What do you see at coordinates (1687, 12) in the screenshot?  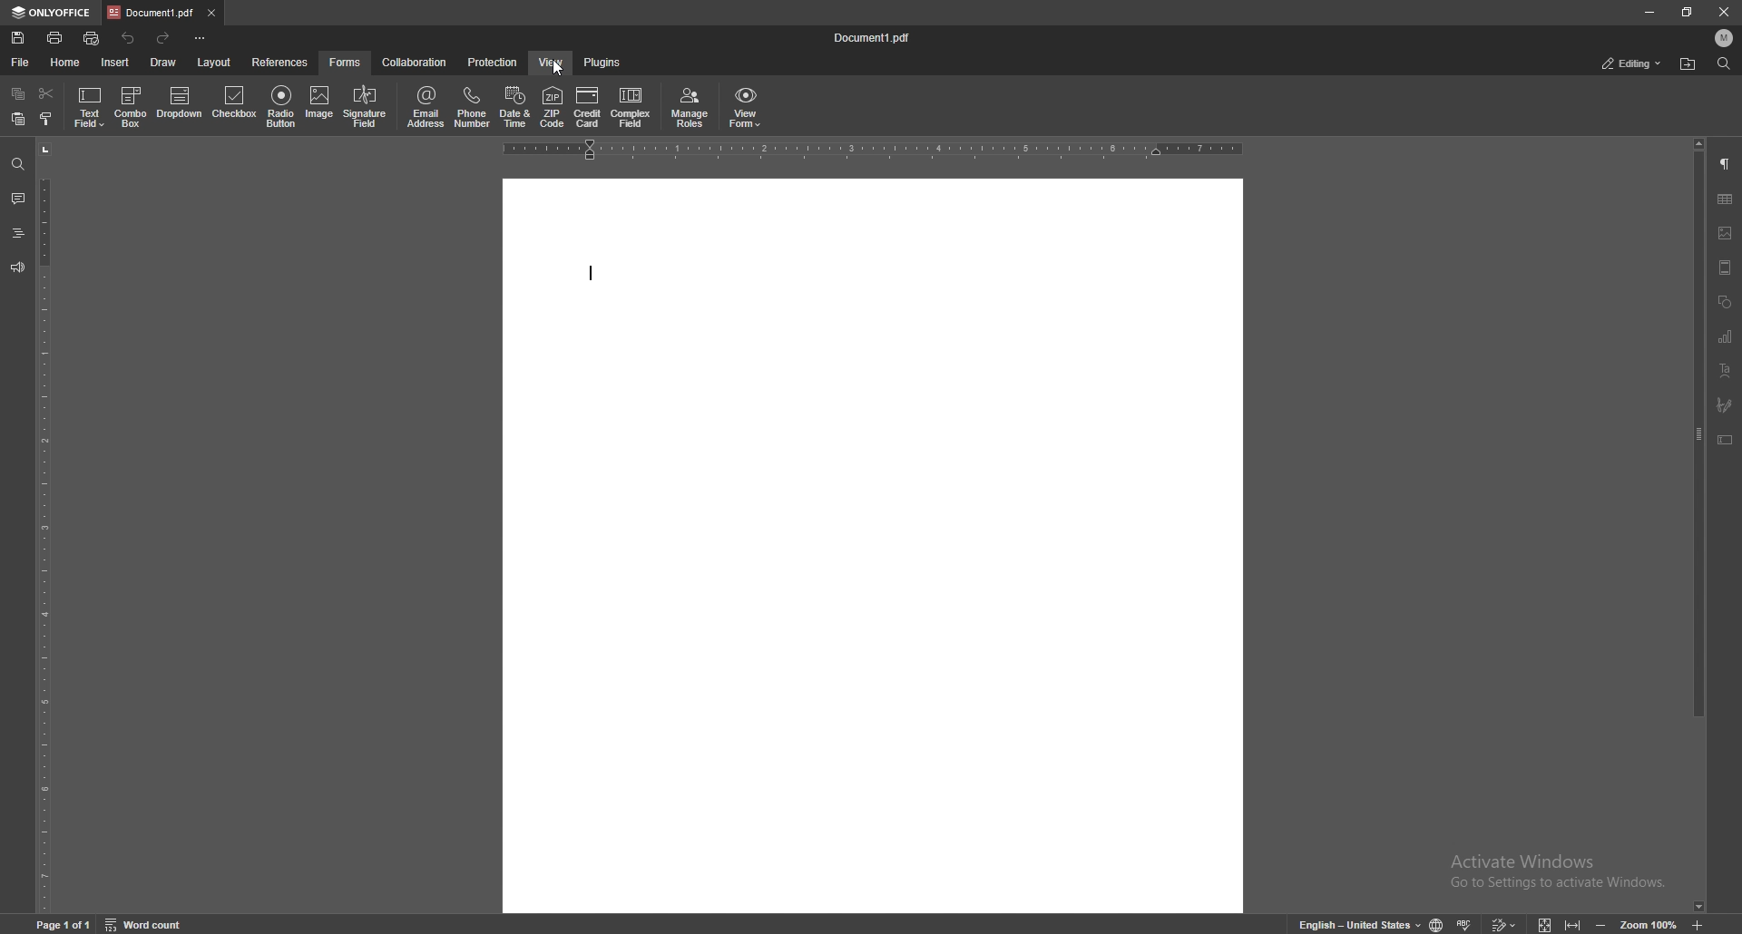 I see `resize` at bounding box center [1687, 12].